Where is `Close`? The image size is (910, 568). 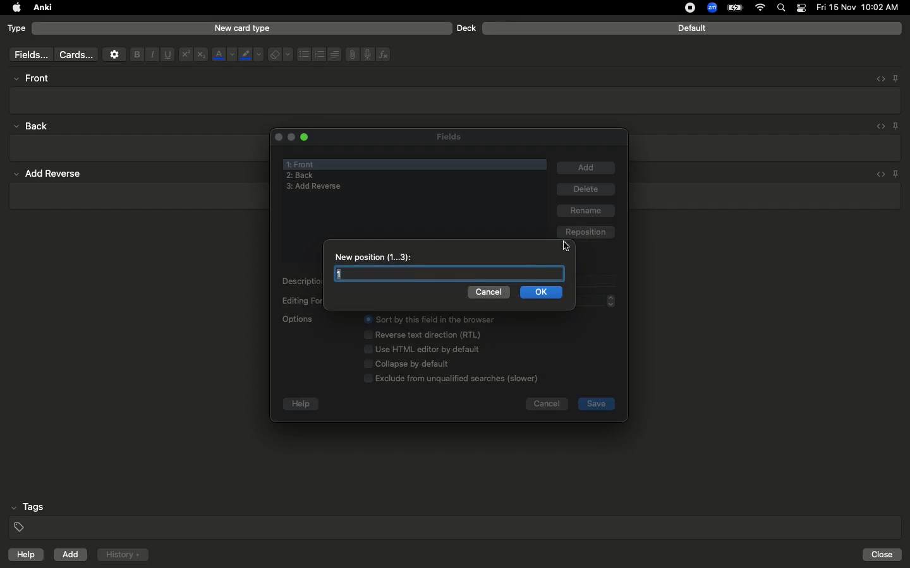
Close is located at coordinates (276, 136).